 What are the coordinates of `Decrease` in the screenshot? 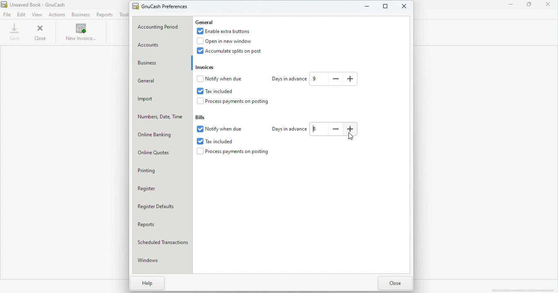 It's located at (337, 130).